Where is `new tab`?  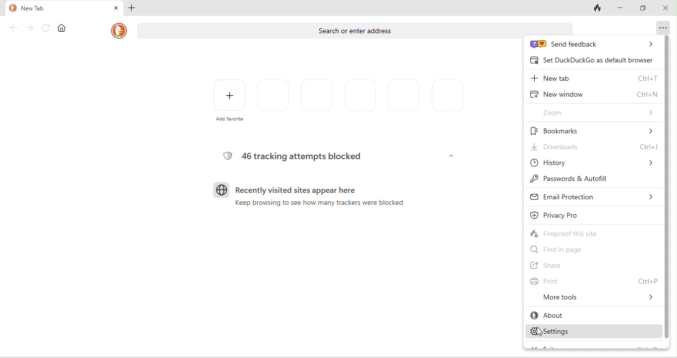 new tab is located at coordinates (64, 11).